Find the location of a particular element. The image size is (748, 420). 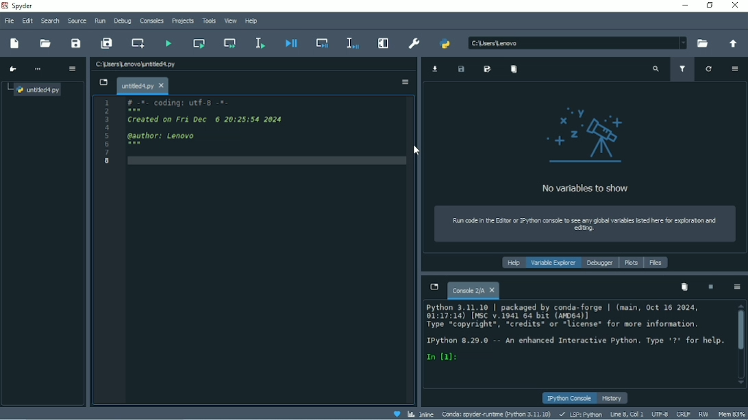

Run code in the editor or IPython console to see any global variables listed here for exploration and editing. is located at coordinates (588, 224).